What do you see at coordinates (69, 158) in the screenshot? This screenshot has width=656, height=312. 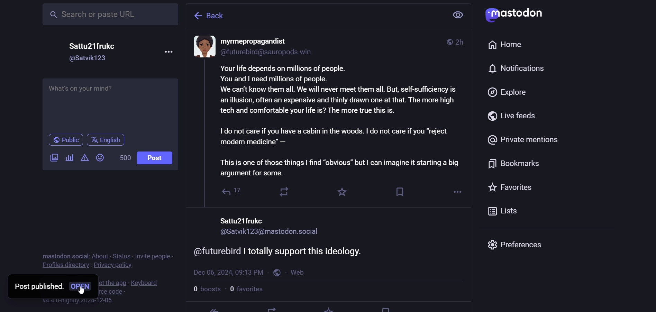 I see `poll` at bounding box center [69, 158].